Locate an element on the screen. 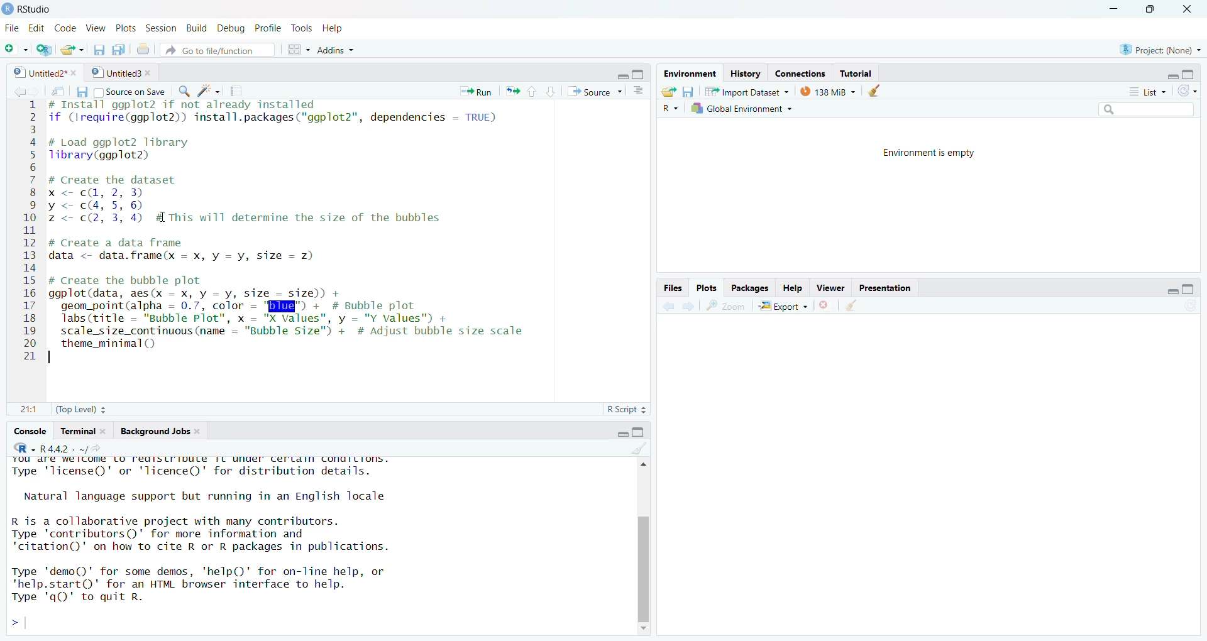  R Script  is located at coordinates (623, 411).